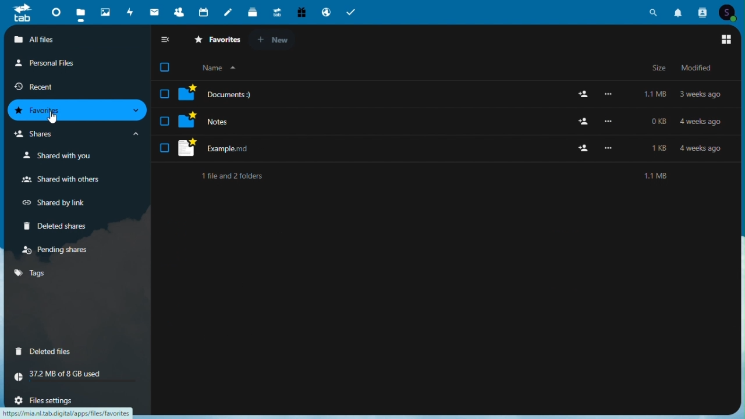 Image resolution: width=745 pixels, height=419 pixels. I want to click on deck, so click(253, 11).